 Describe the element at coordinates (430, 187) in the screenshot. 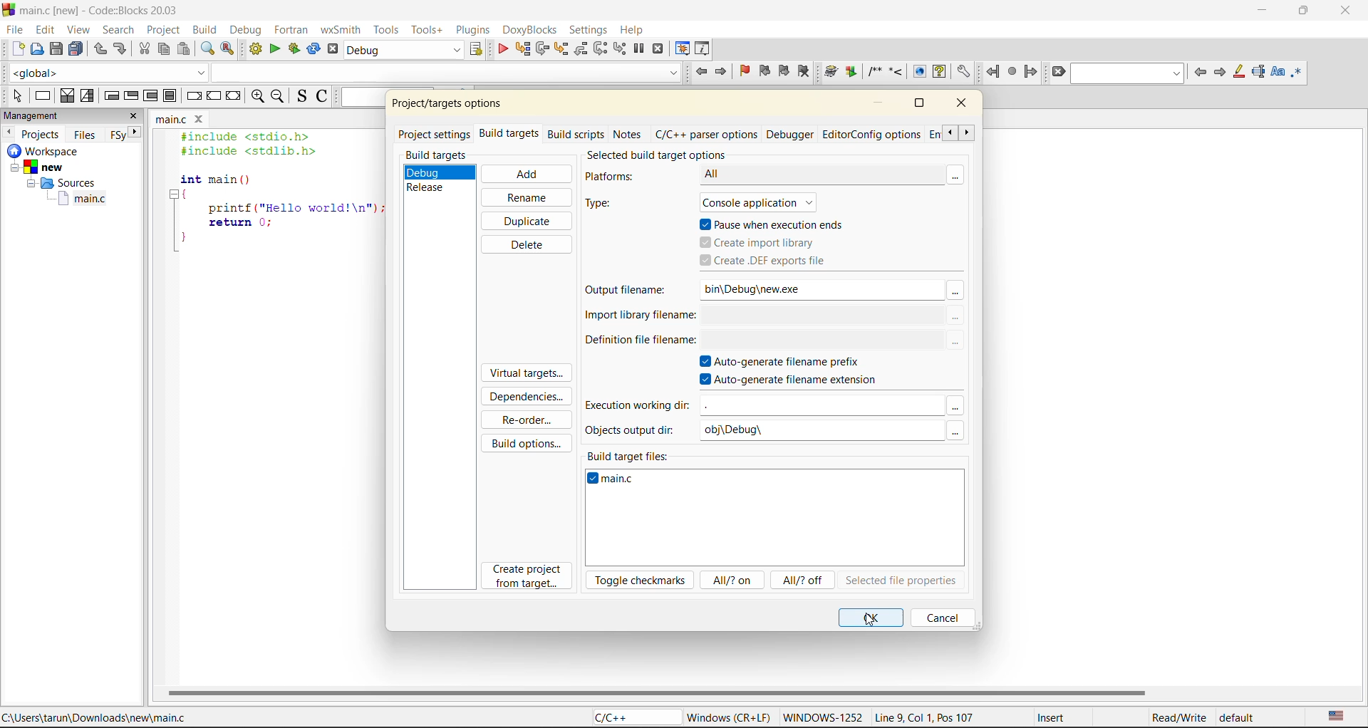

I see `release` at that location.